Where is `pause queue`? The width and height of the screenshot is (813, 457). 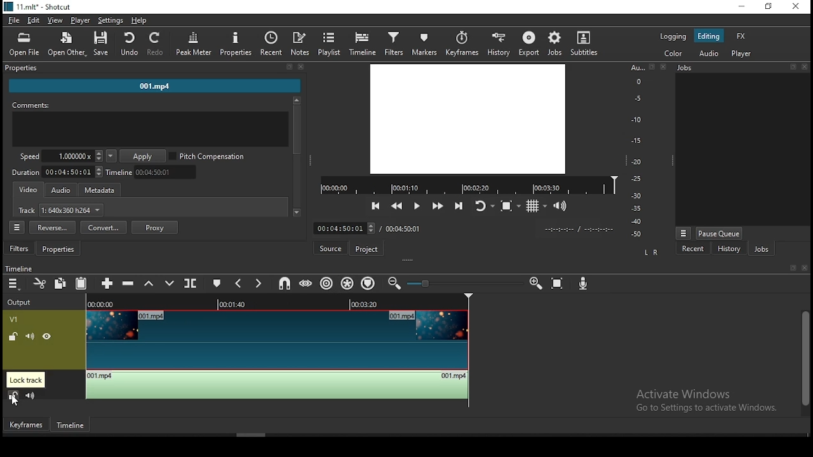 pause queue is located at coordinates (719, 234).